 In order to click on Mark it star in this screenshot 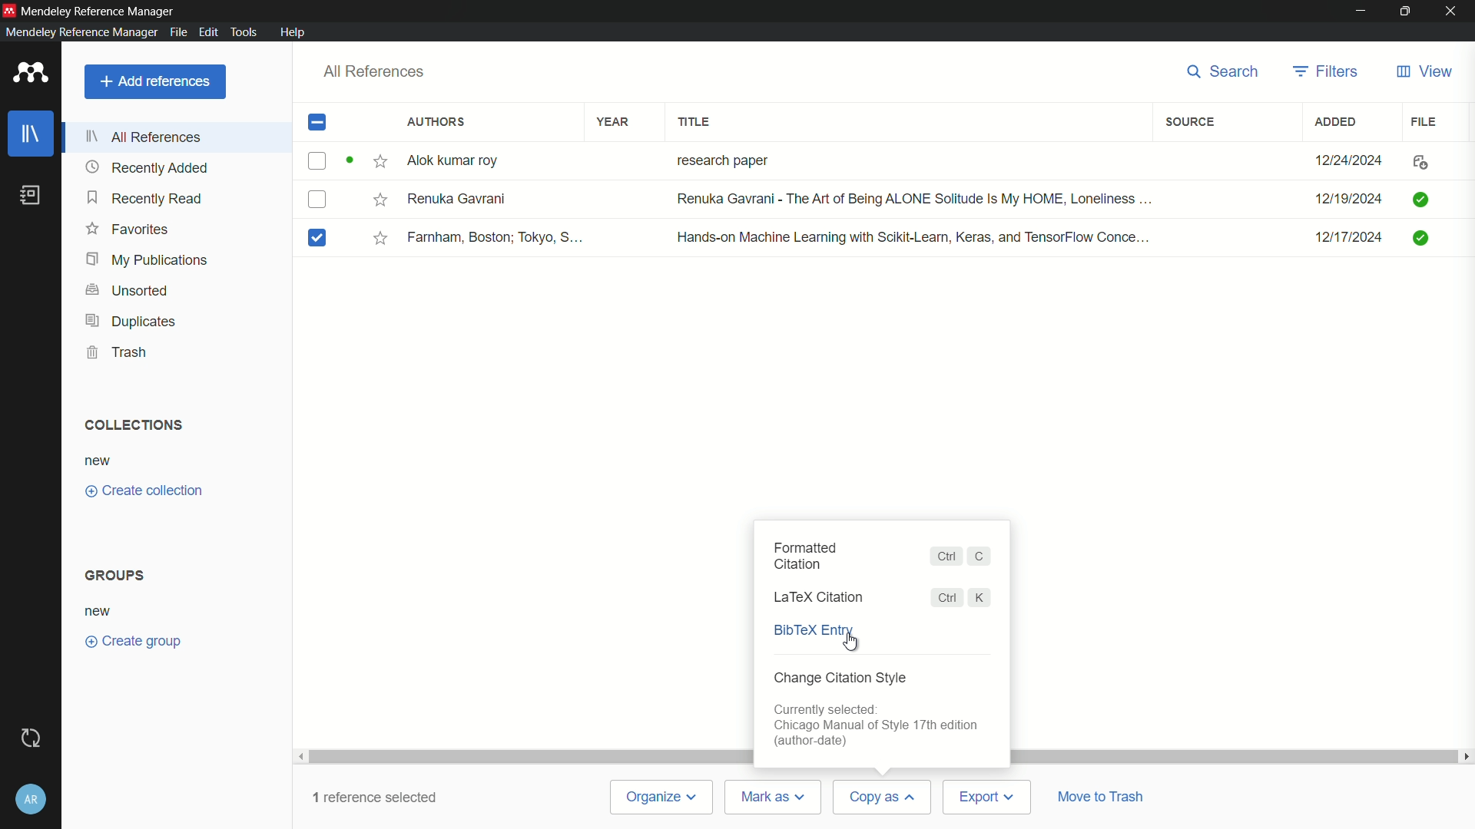, I will do `click(382, 160)`.